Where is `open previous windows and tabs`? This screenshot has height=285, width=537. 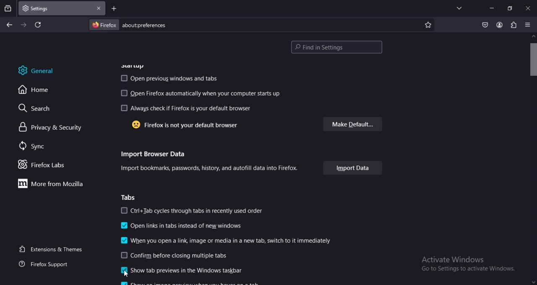
open previous windows and tabs is located at coordinates (169, 79).